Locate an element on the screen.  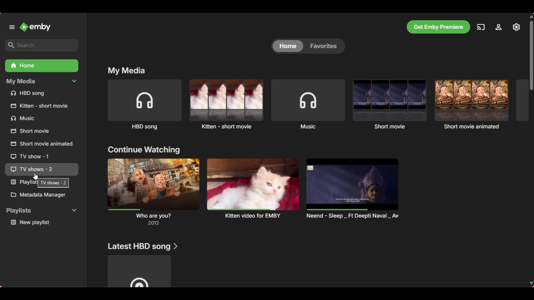
Home folder, current selection highlighted is located at coordinates (41, 66).